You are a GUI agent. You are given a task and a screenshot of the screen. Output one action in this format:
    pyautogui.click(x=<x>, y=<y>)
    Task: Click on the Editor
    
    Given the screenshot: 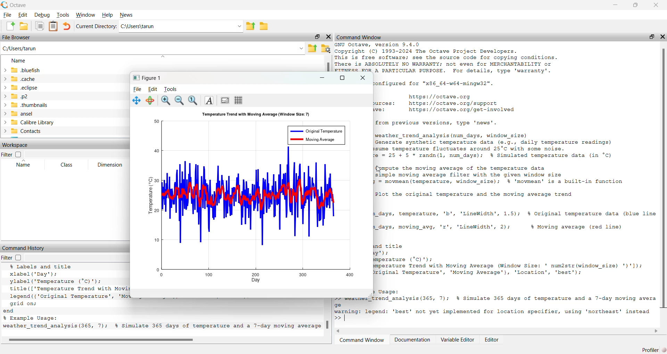 What is the action you would take?
    pyautogui.click(x=492, y=339)
    